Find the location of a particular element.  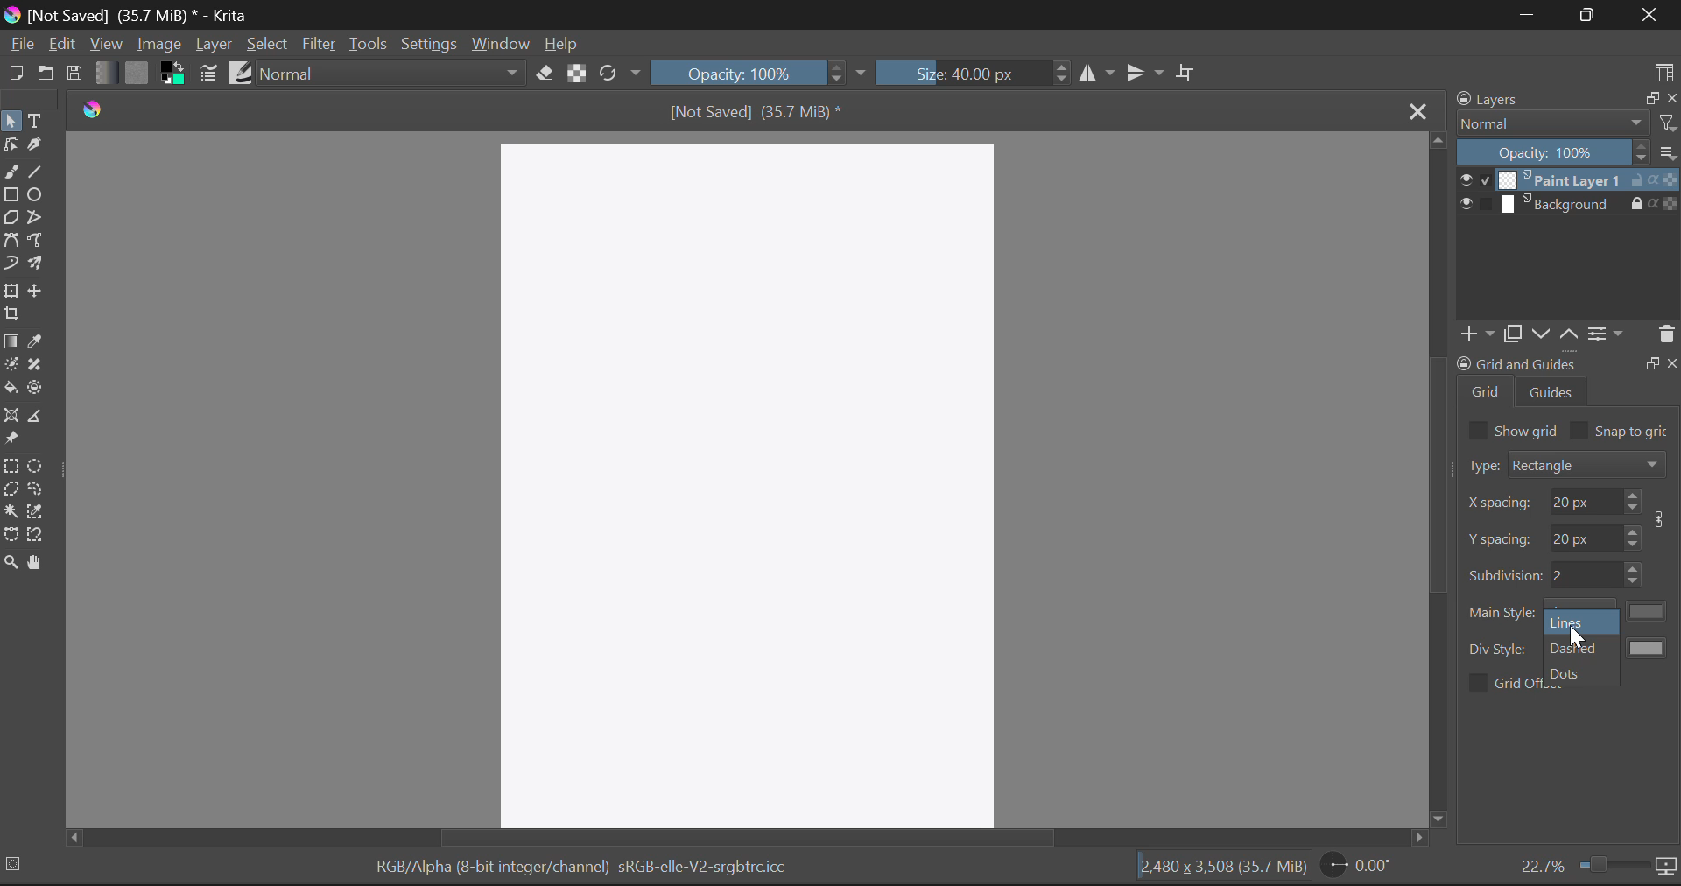

Gradient is located at coordinates (104, 71).